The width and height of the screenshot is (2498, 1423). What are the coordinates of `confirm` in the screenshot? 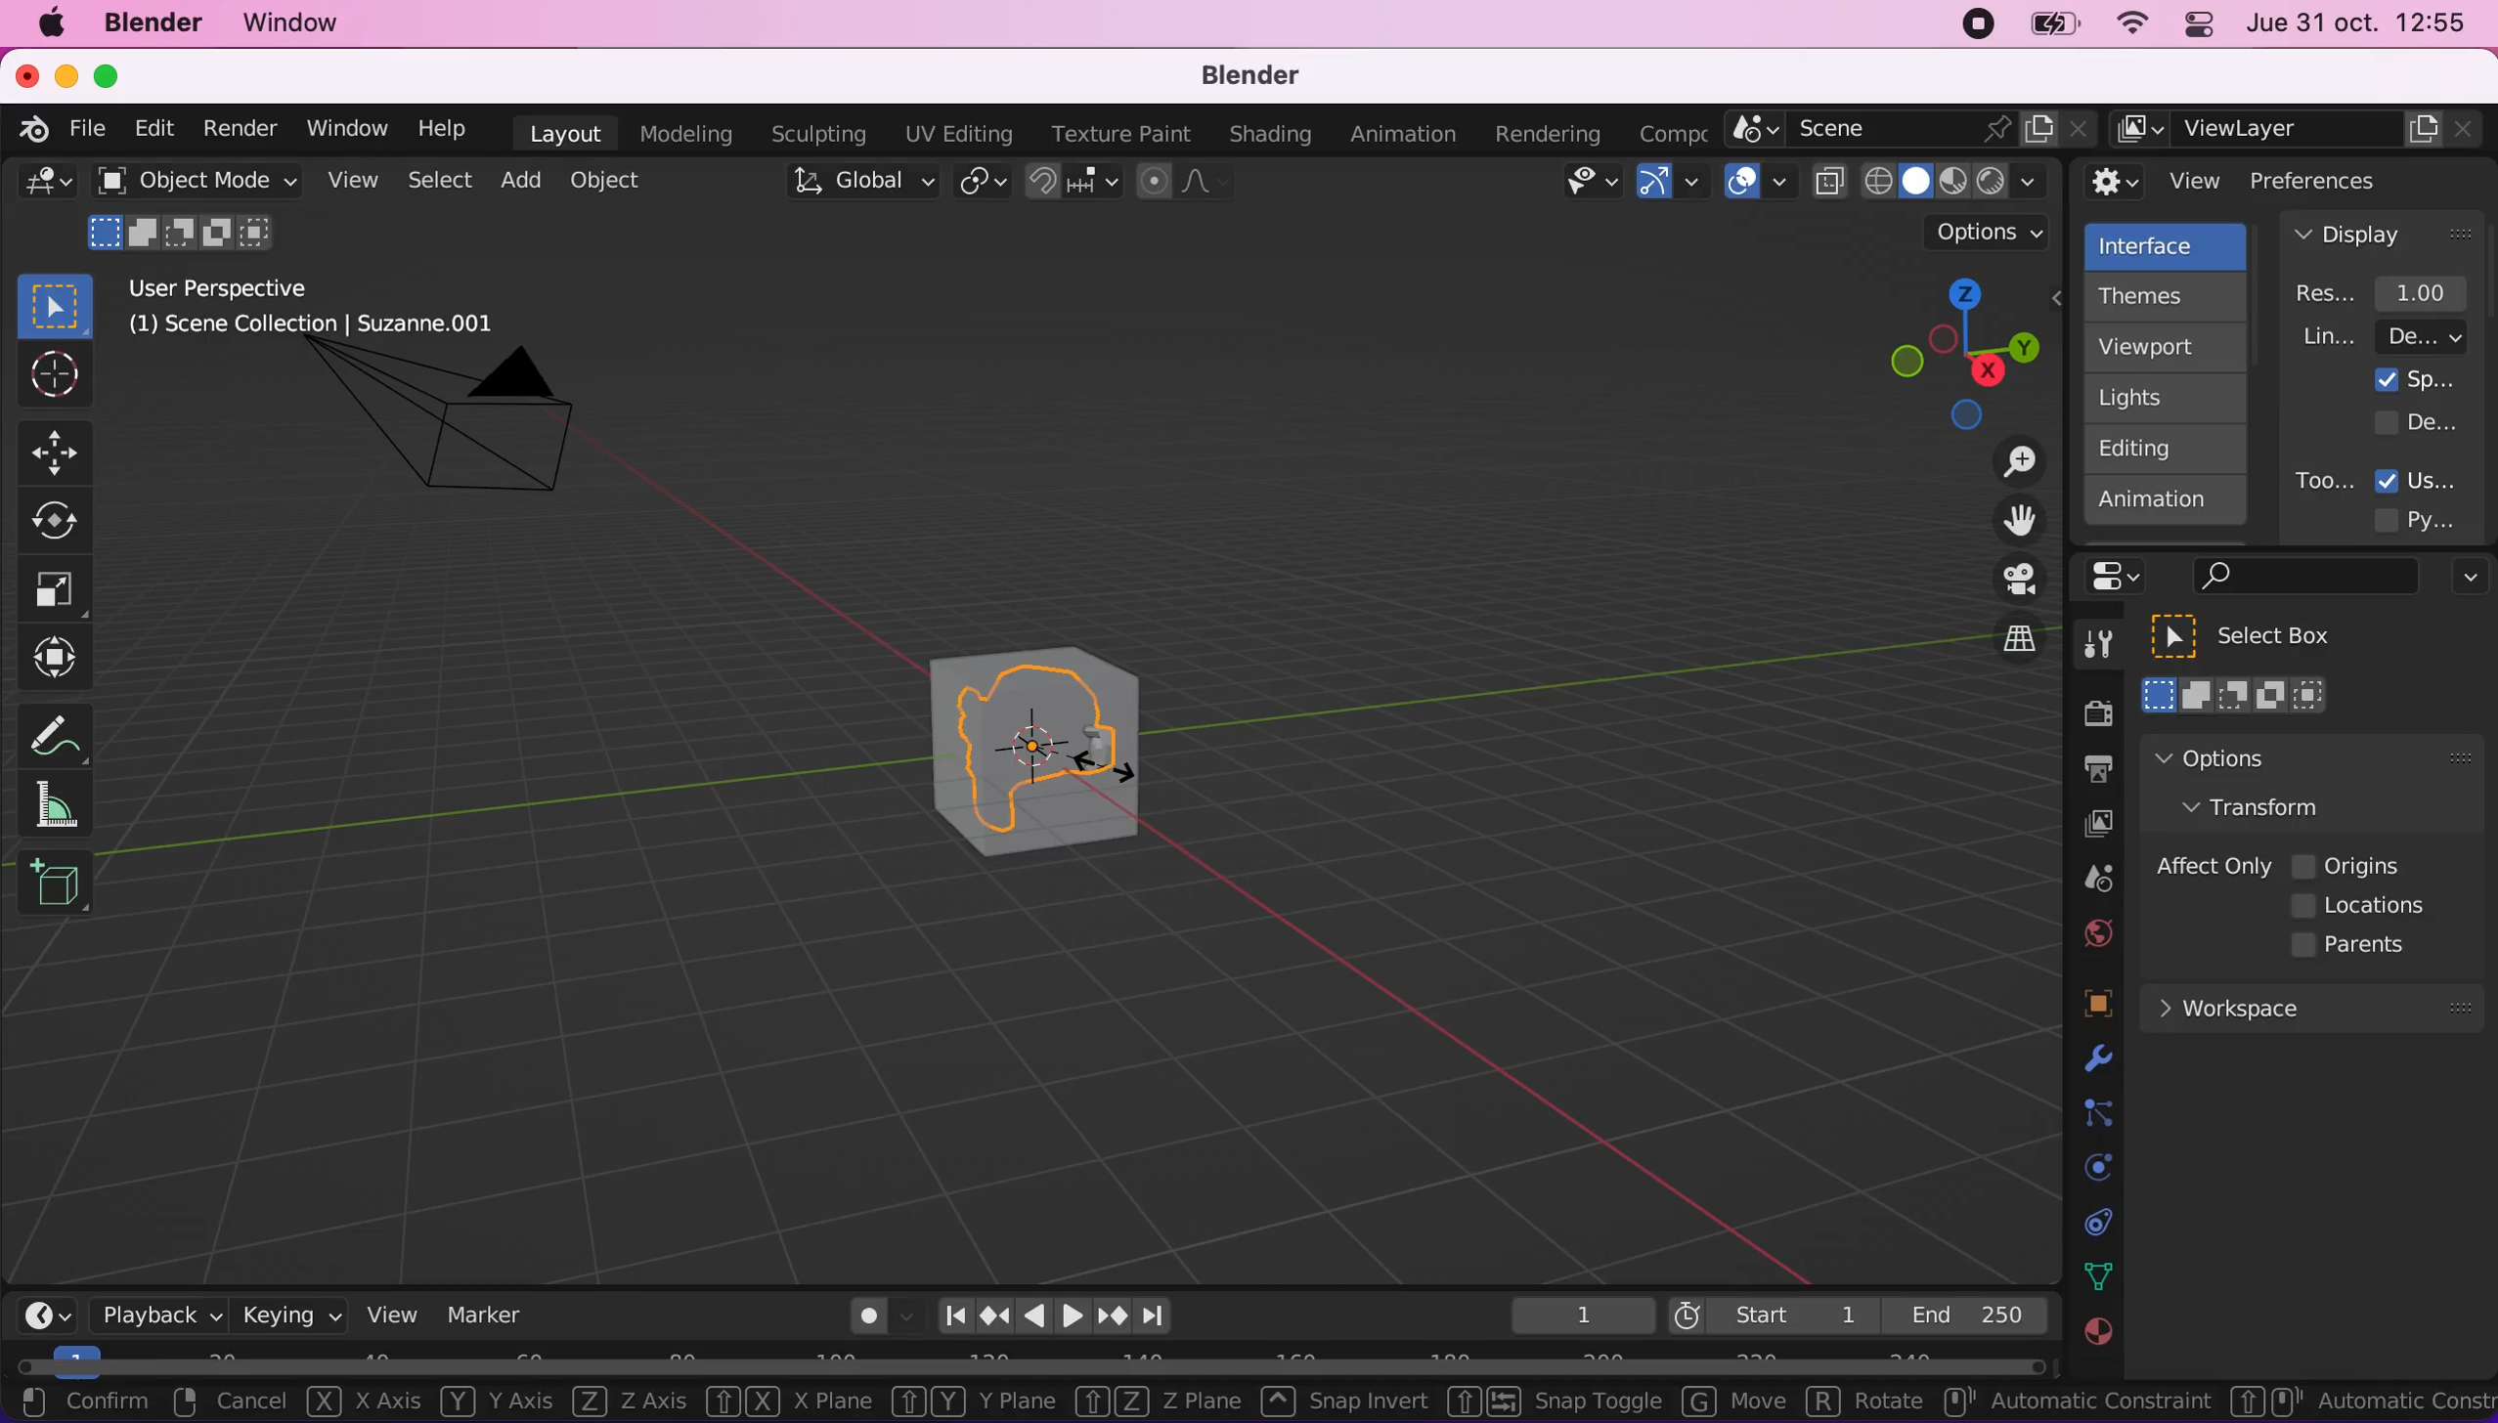 It's located at (83, 1400).